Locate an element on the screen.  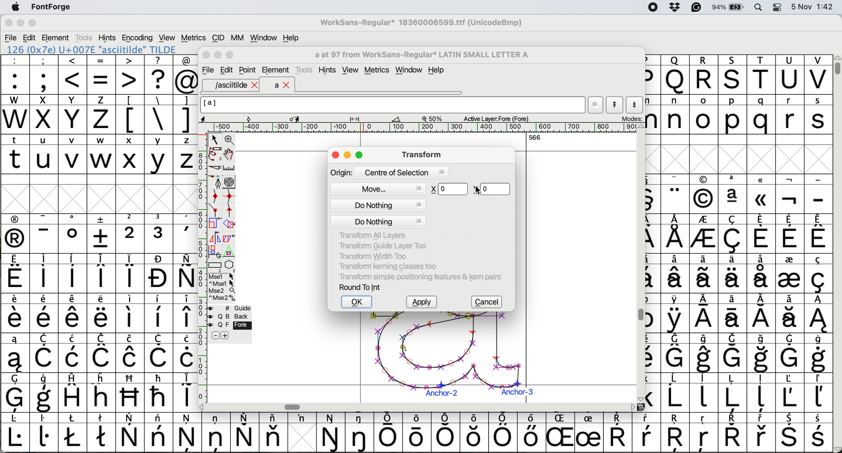
more options is located at coordinates (222, 287).